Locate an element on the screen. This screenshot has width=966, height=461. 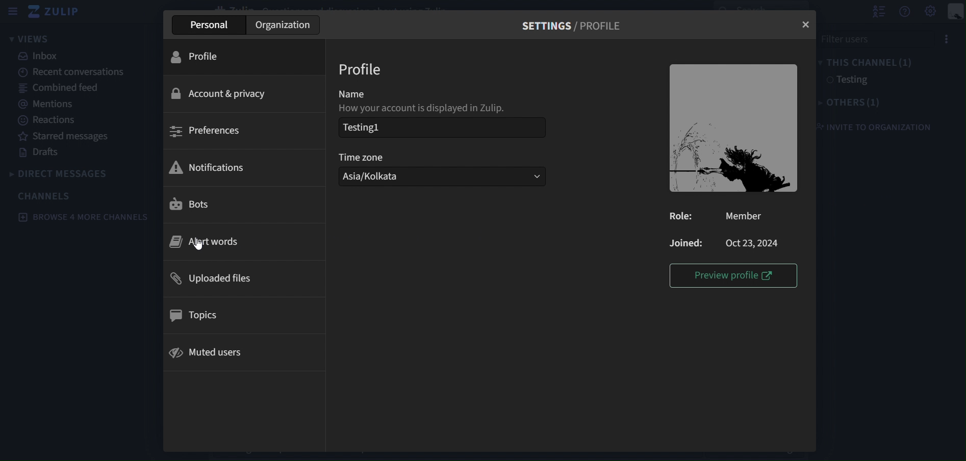
Member is located at coordinates (746, 216).